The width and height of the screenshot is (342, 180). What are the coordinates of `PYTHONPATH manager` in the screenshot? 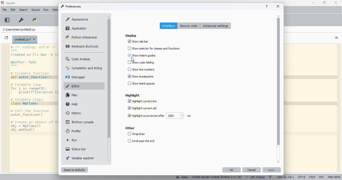 It's located at (36, 20).